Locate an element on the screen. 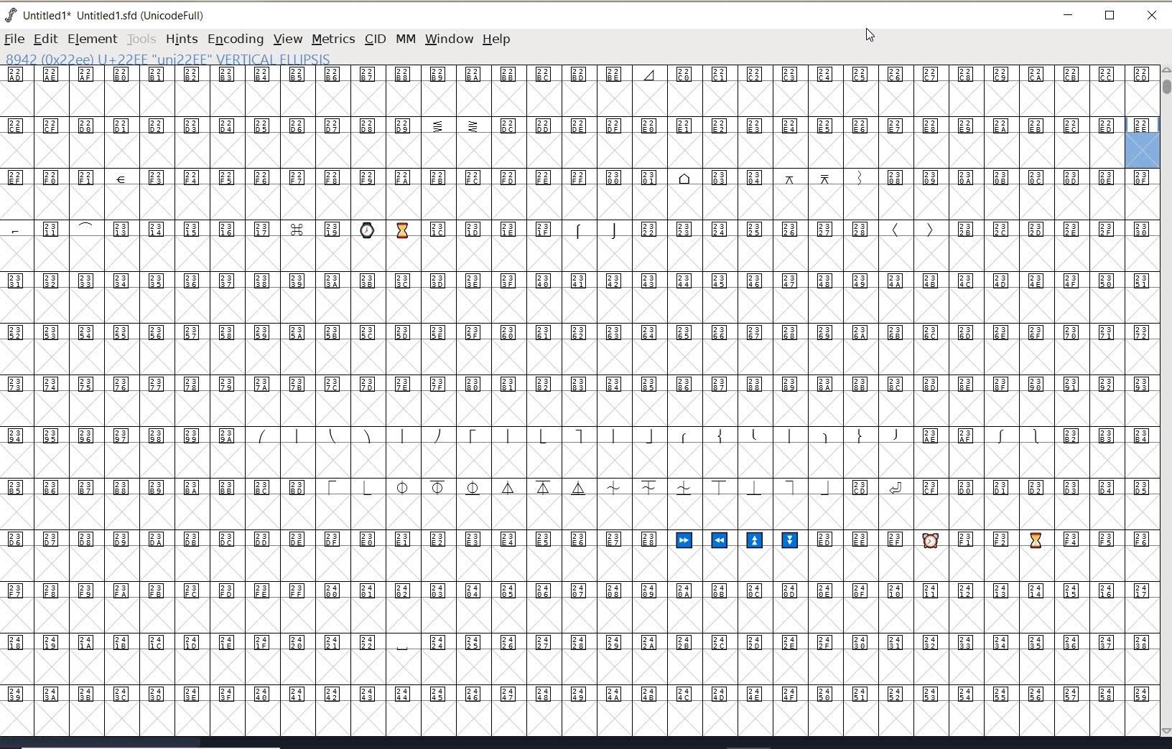 The width and height of the screenshot is (1172, 749). minimize is located at coordinates (1069, 15).